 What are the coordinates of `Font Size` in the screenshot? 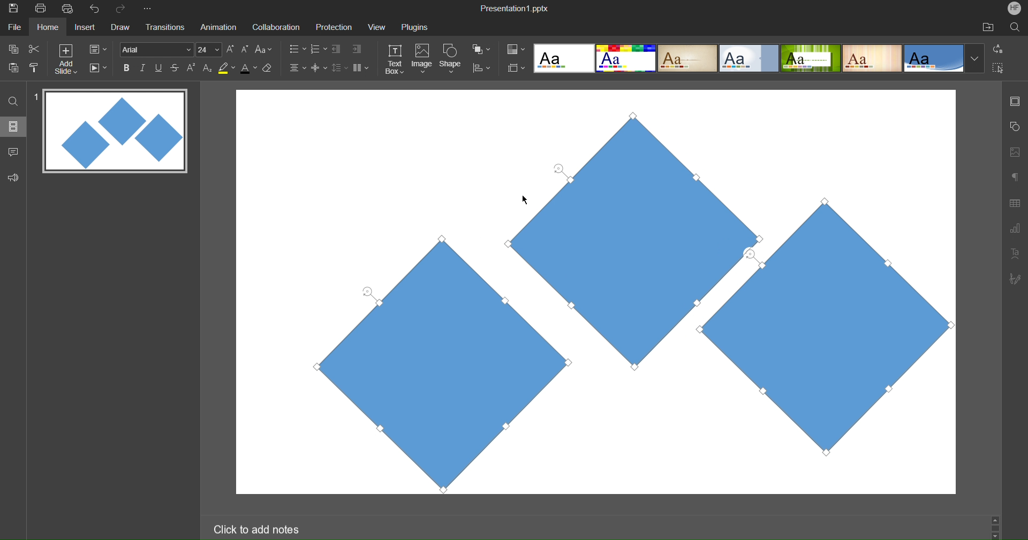 It's located at (209, 50).